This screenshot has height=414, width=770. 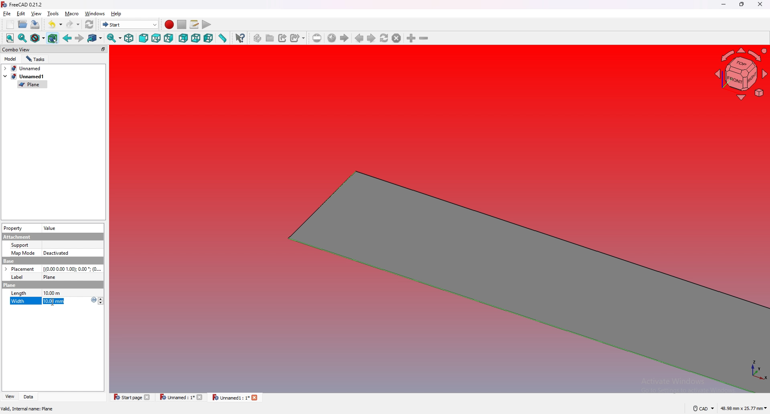 I want to click on start page, so click(x=132, y=397).